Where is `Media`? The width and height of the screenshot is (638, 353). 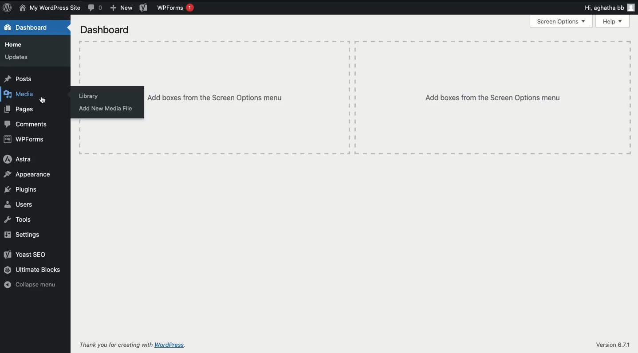
Media is located at coordinates (22, 94).